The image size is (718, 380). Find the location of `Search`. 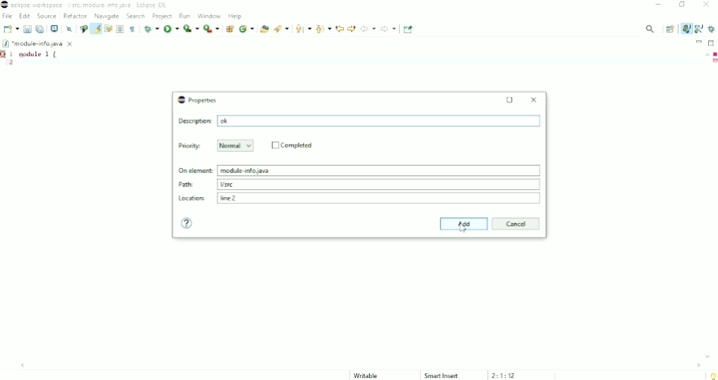

Search is located at coordinates (136, 16).